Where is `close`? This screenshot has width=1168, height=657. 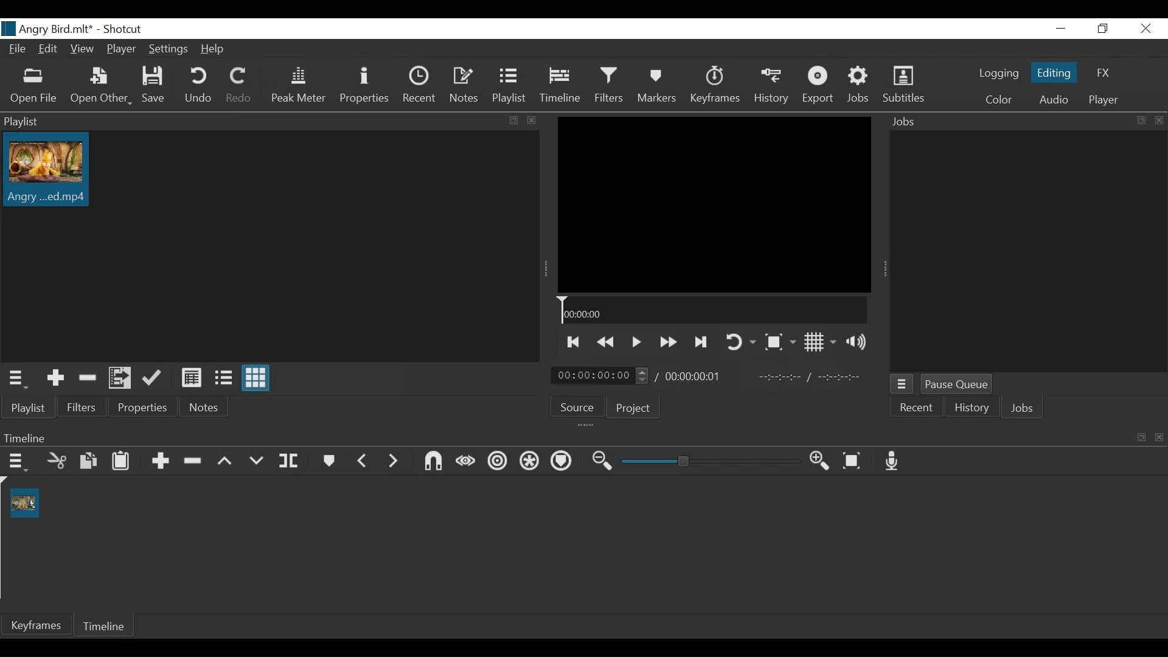 close is located at coordinates (1147, 28).